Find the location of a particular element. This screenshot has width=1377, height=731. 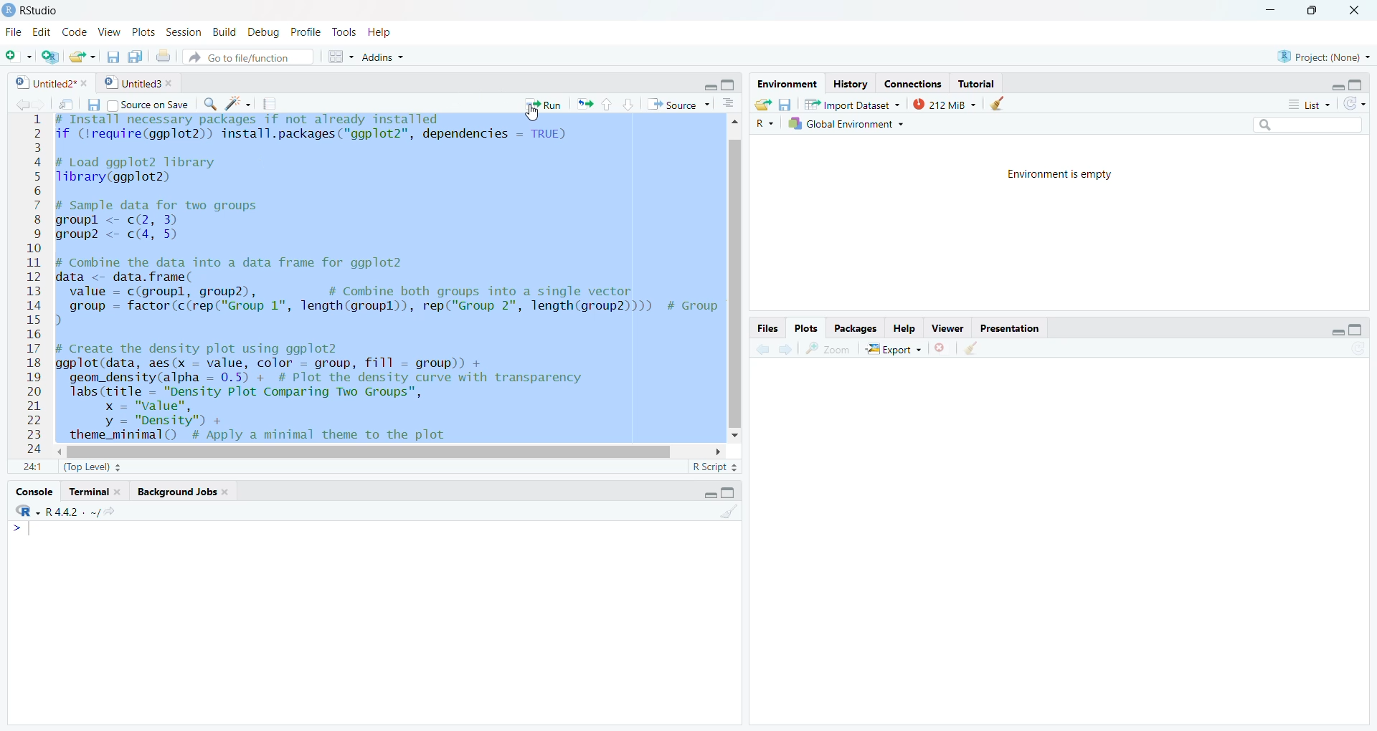

tools is located at coordinates (344, 33).